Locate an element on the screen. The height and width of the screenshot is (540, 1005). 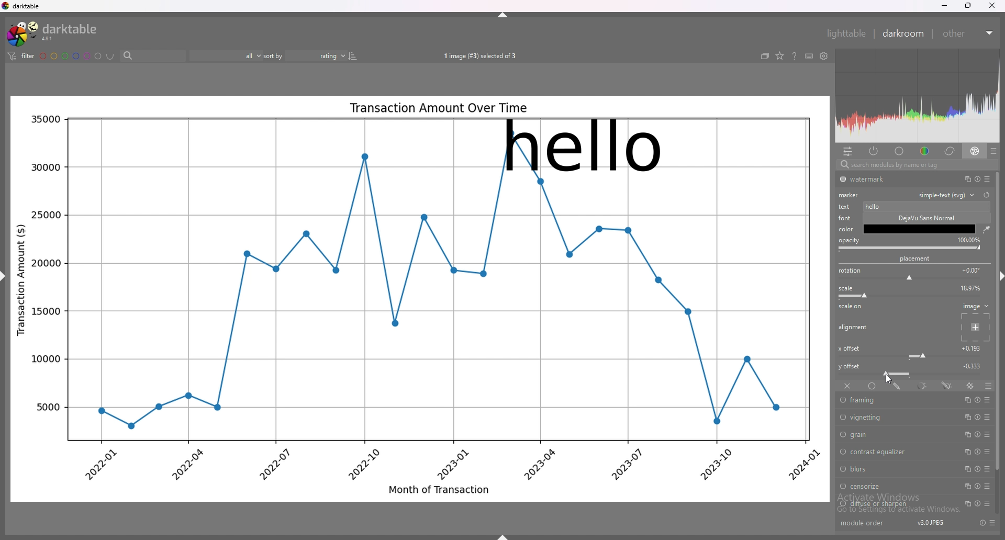
active modules is located at coordinates (875, 152).